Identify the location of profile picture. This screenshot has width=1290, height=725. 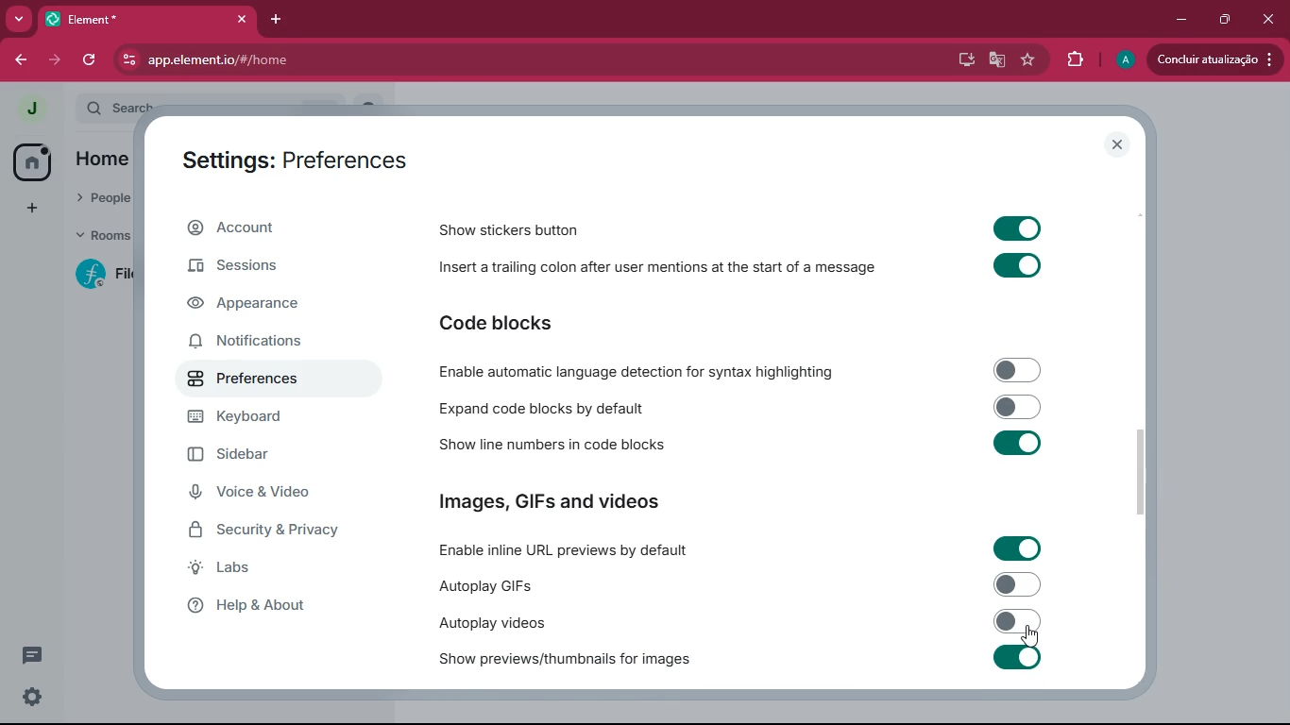
(32, 108).